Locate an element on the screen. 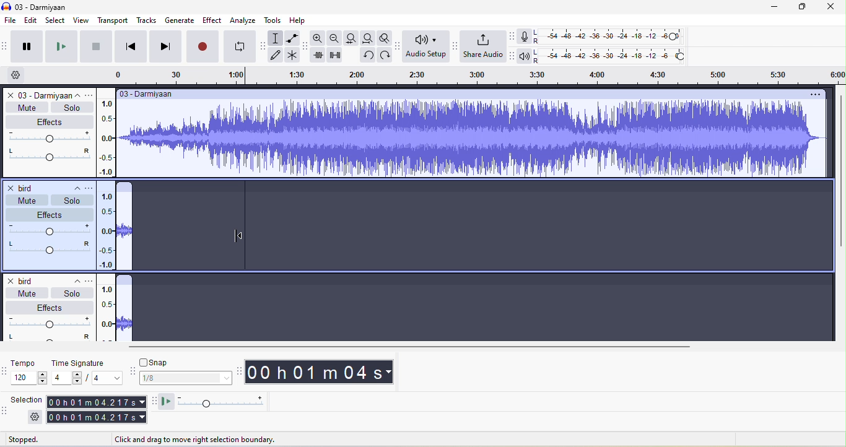 This screenshot has width=846, height=447. play is located at coordinates (59, 47).